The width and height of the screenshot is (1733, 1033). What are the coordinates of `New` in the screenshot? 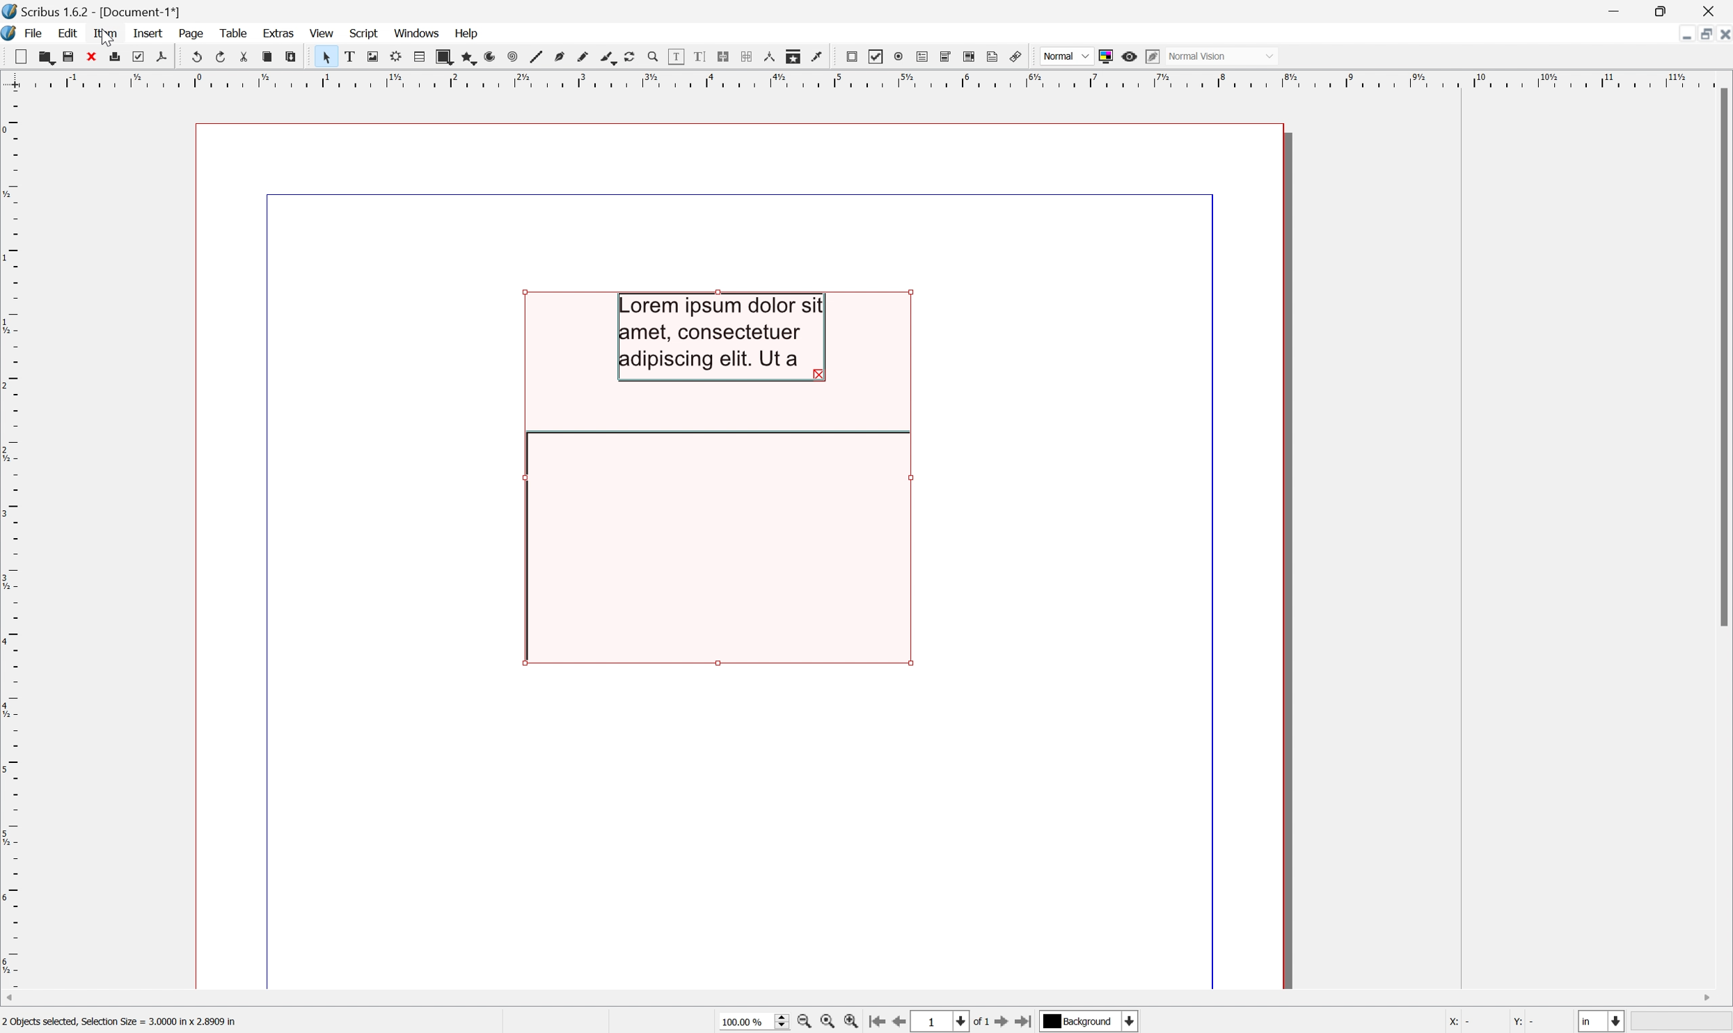 It's located at (13, 56).